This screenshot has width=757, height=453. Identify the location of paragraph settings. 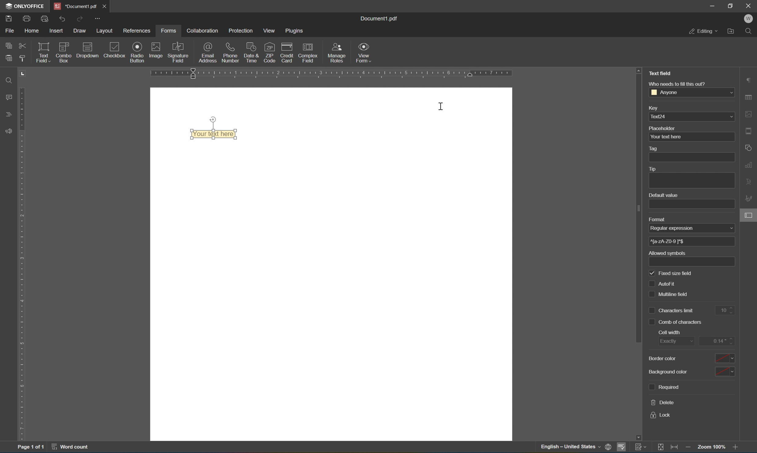
(749, 79).